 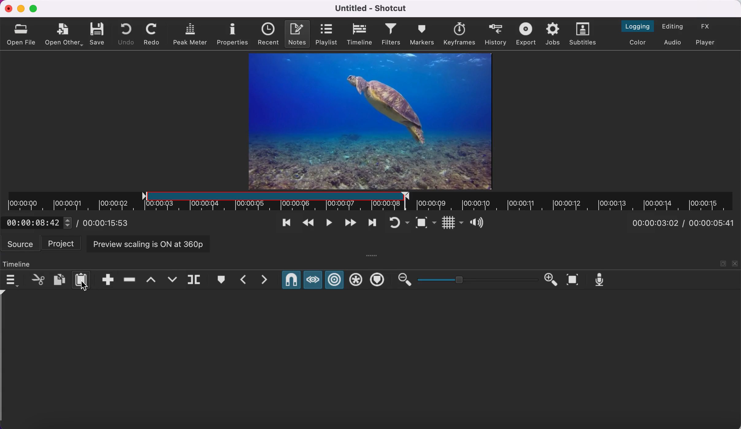 What do you see at coordinates (553, 34) in the screenshot?
I see `jobs` at bounding box center [553, 34].